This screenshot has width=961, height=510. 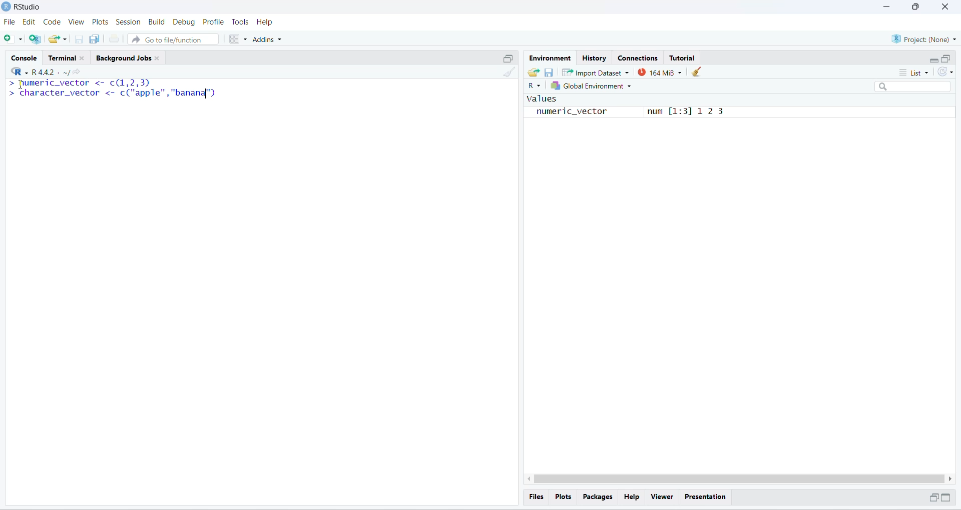 I want to click on Environment., so click(x=549, y=57).